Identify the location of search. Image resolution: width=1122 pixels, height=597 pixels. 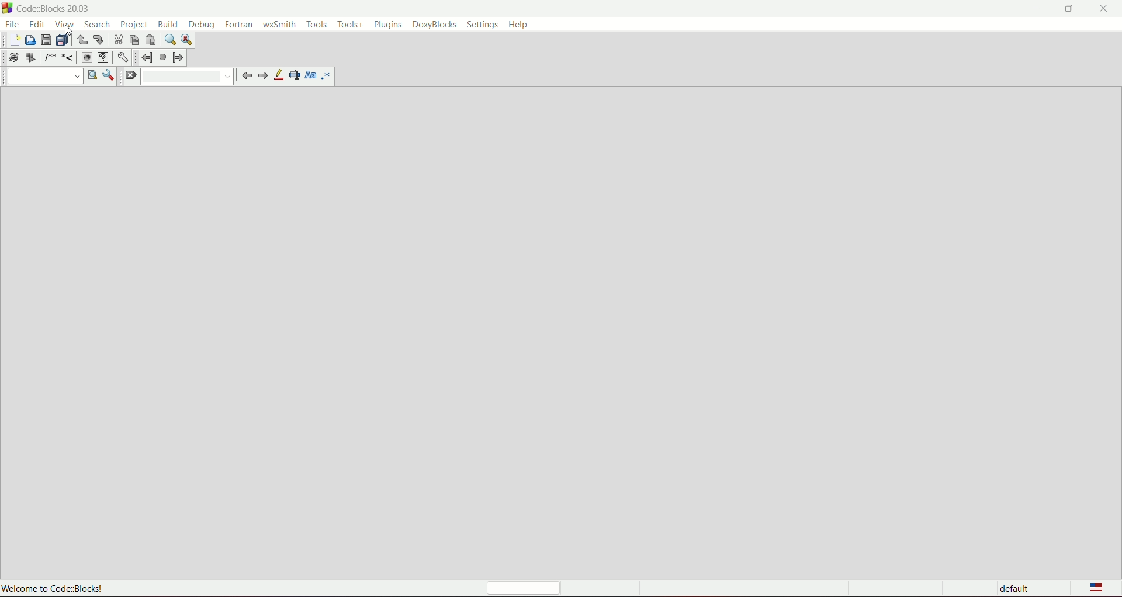
(96, 24).